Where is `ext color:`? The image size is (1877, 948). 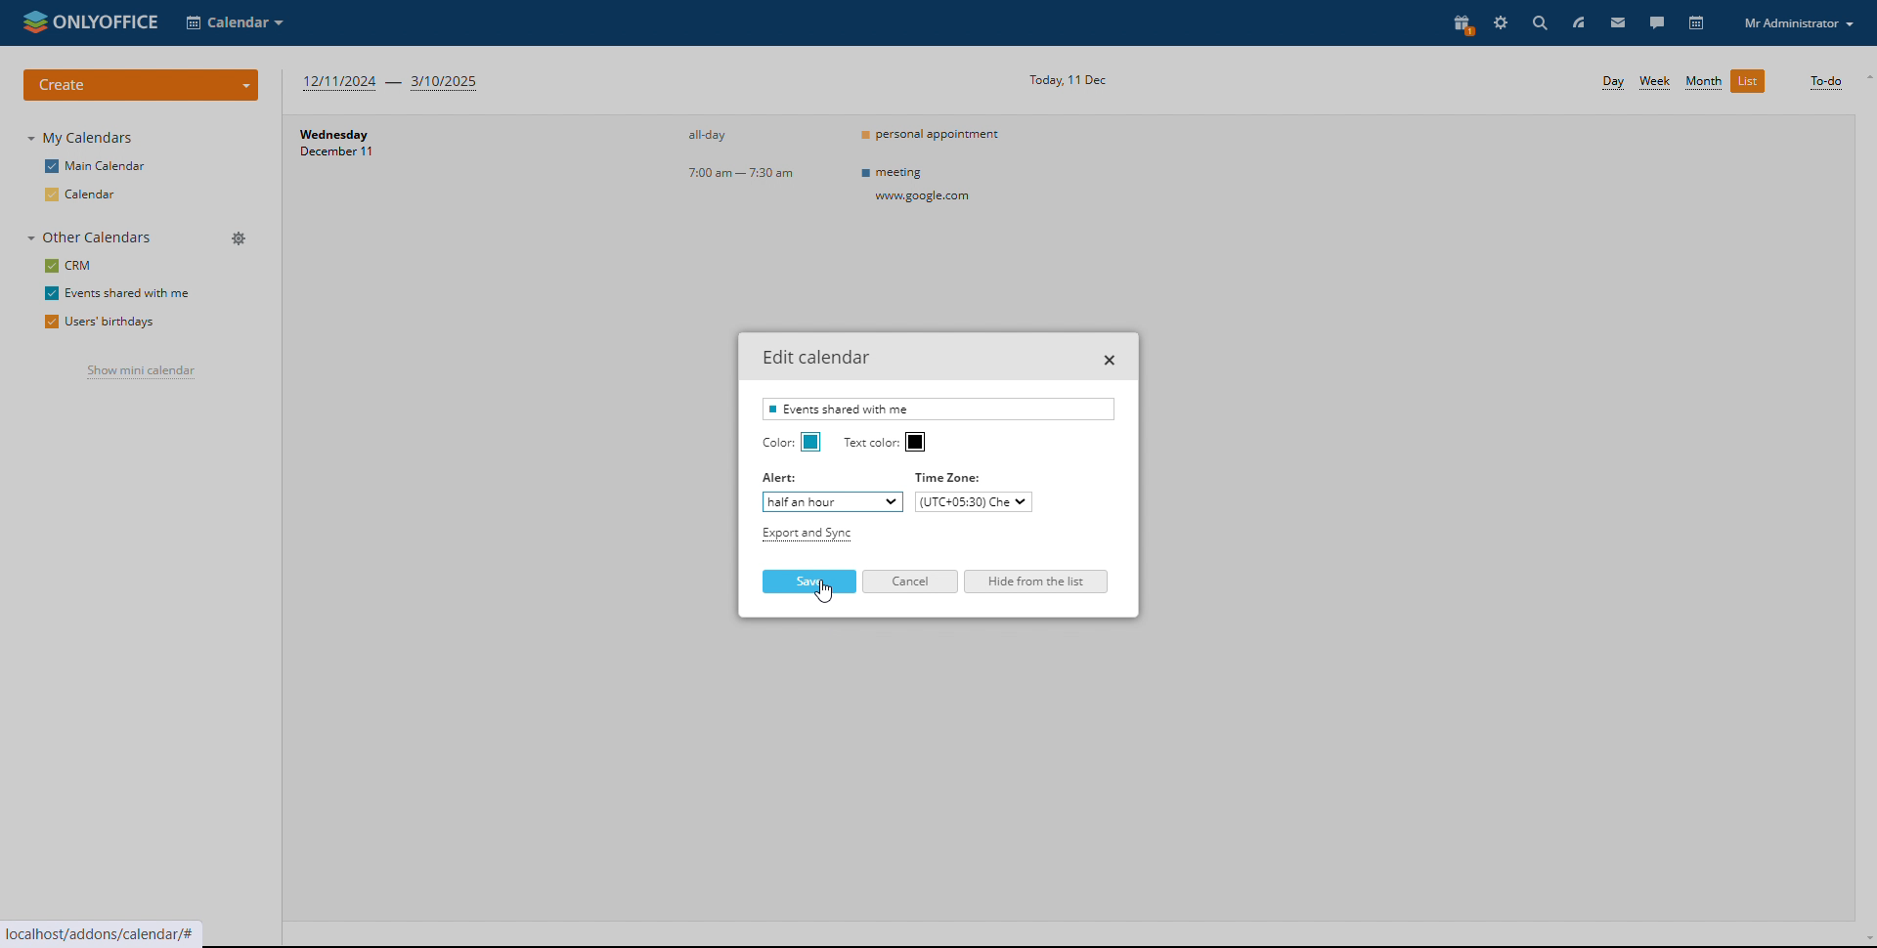
ext color: is located at coordinates (871, 443).